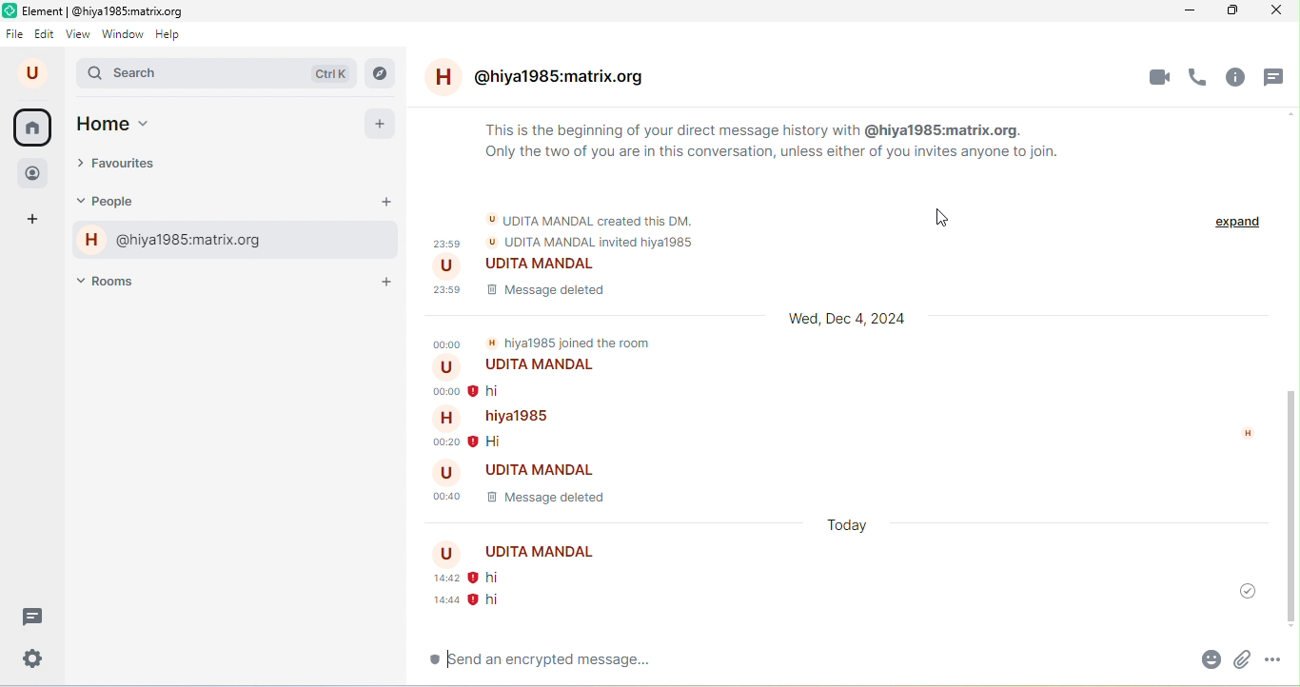 Image resolution: width=1300 pixels, height=687 pixels. What do you see at coordinates (218, 75) in the screenshot?
I see `search` at bounding box center [218, 75].